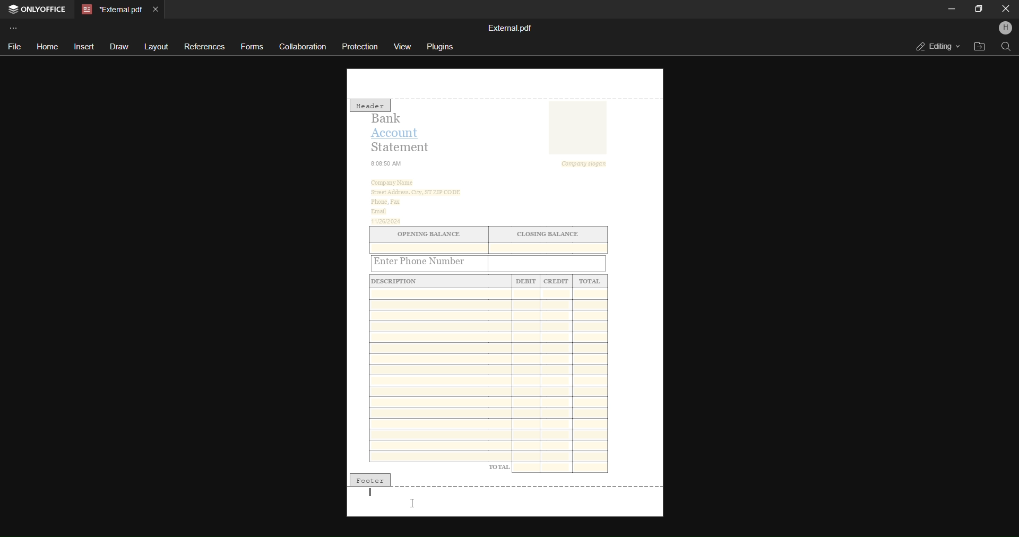  What do you see at coordinates (549, 235) in the screenshot?
I see `CLOSING BALANCE` at bounding box center [549, 235].